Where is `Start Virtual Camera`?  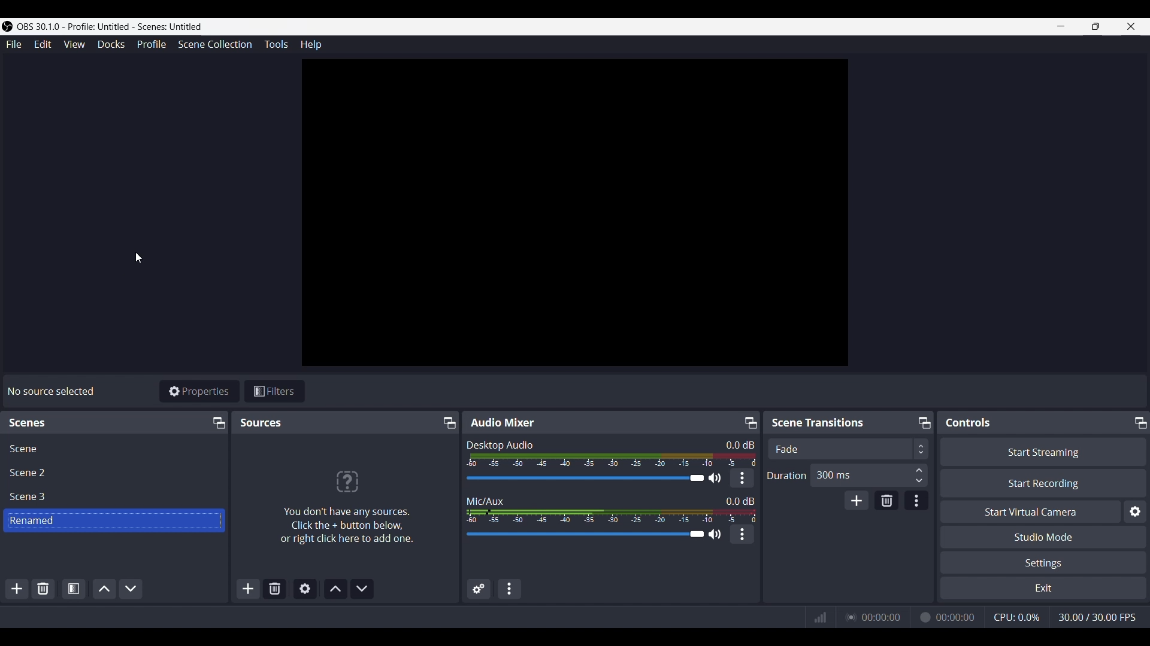
Start Virtual Camera is located at coordinates (1030, 512).